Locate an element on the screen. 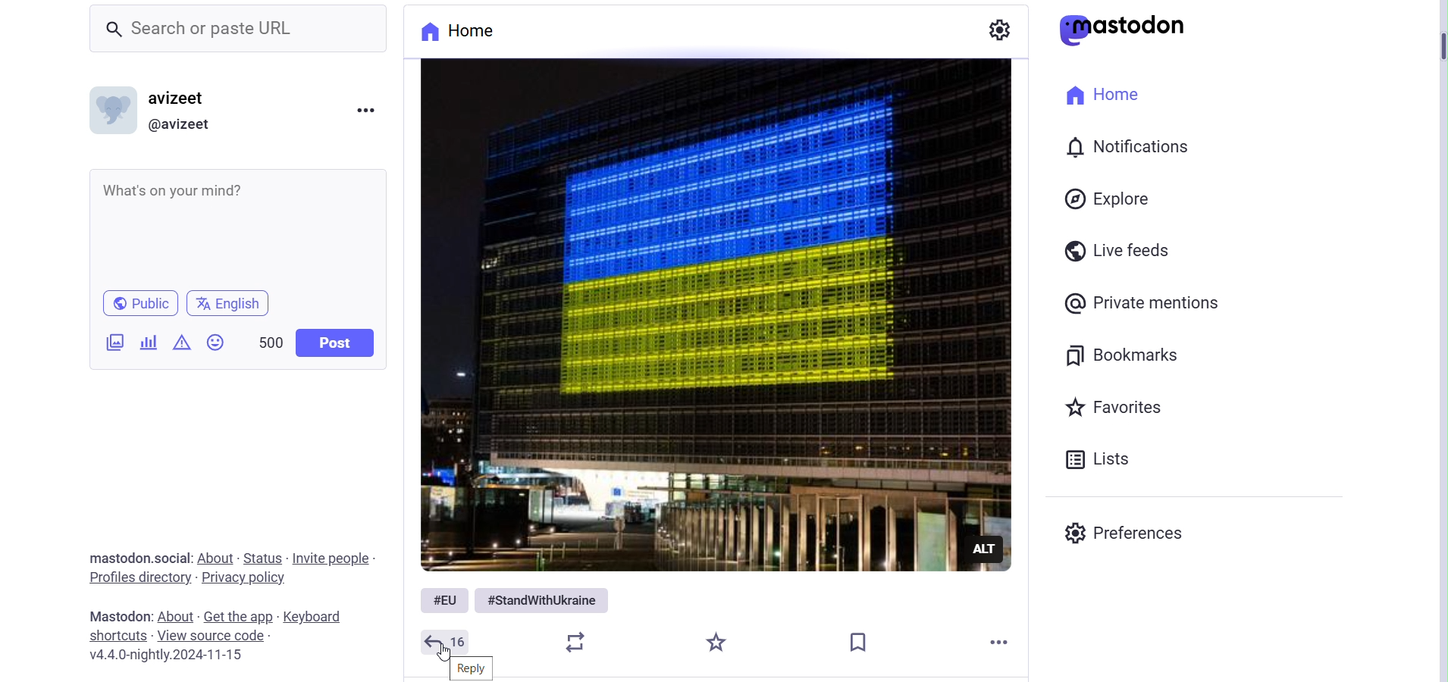 Image resolution: width=1448 pixels, height=682 pixels. Hashtags is located at coordinates (516, 599).